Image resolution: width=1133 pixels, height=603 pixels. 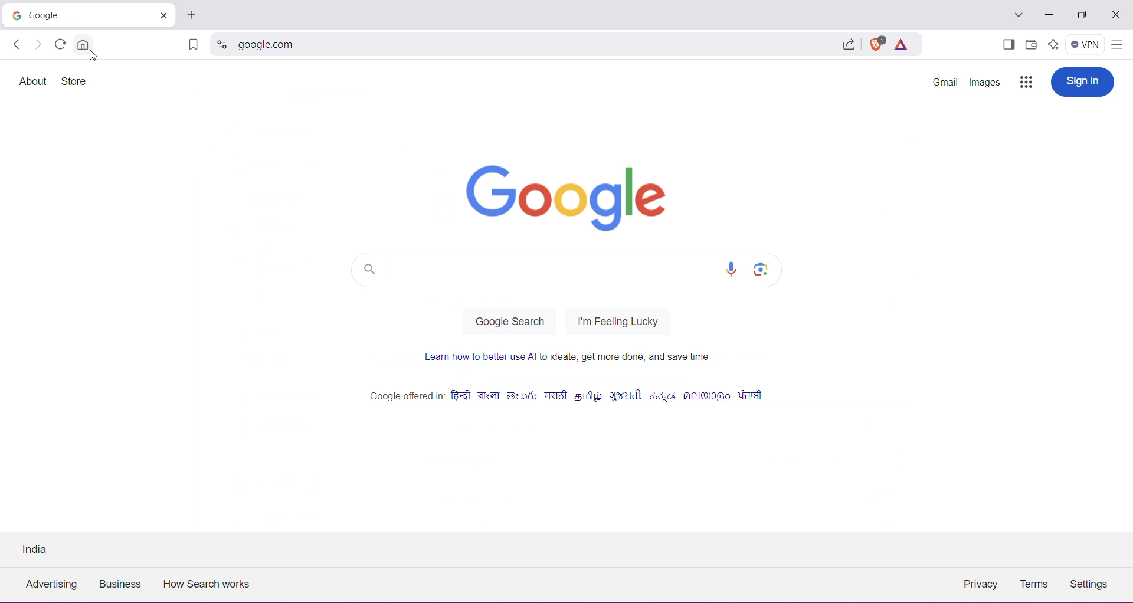 I want to click on Leo AI, so click(x=1052, y=44).